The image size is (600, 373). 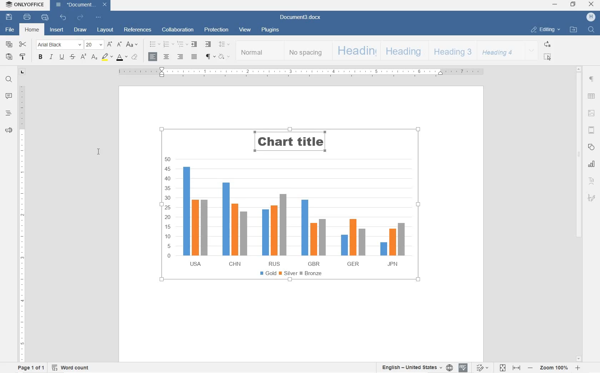 What do you see at coordinates (44, 18) in the screenshot?
I see `QUICK PRINT` at bounding box center [44, 18].